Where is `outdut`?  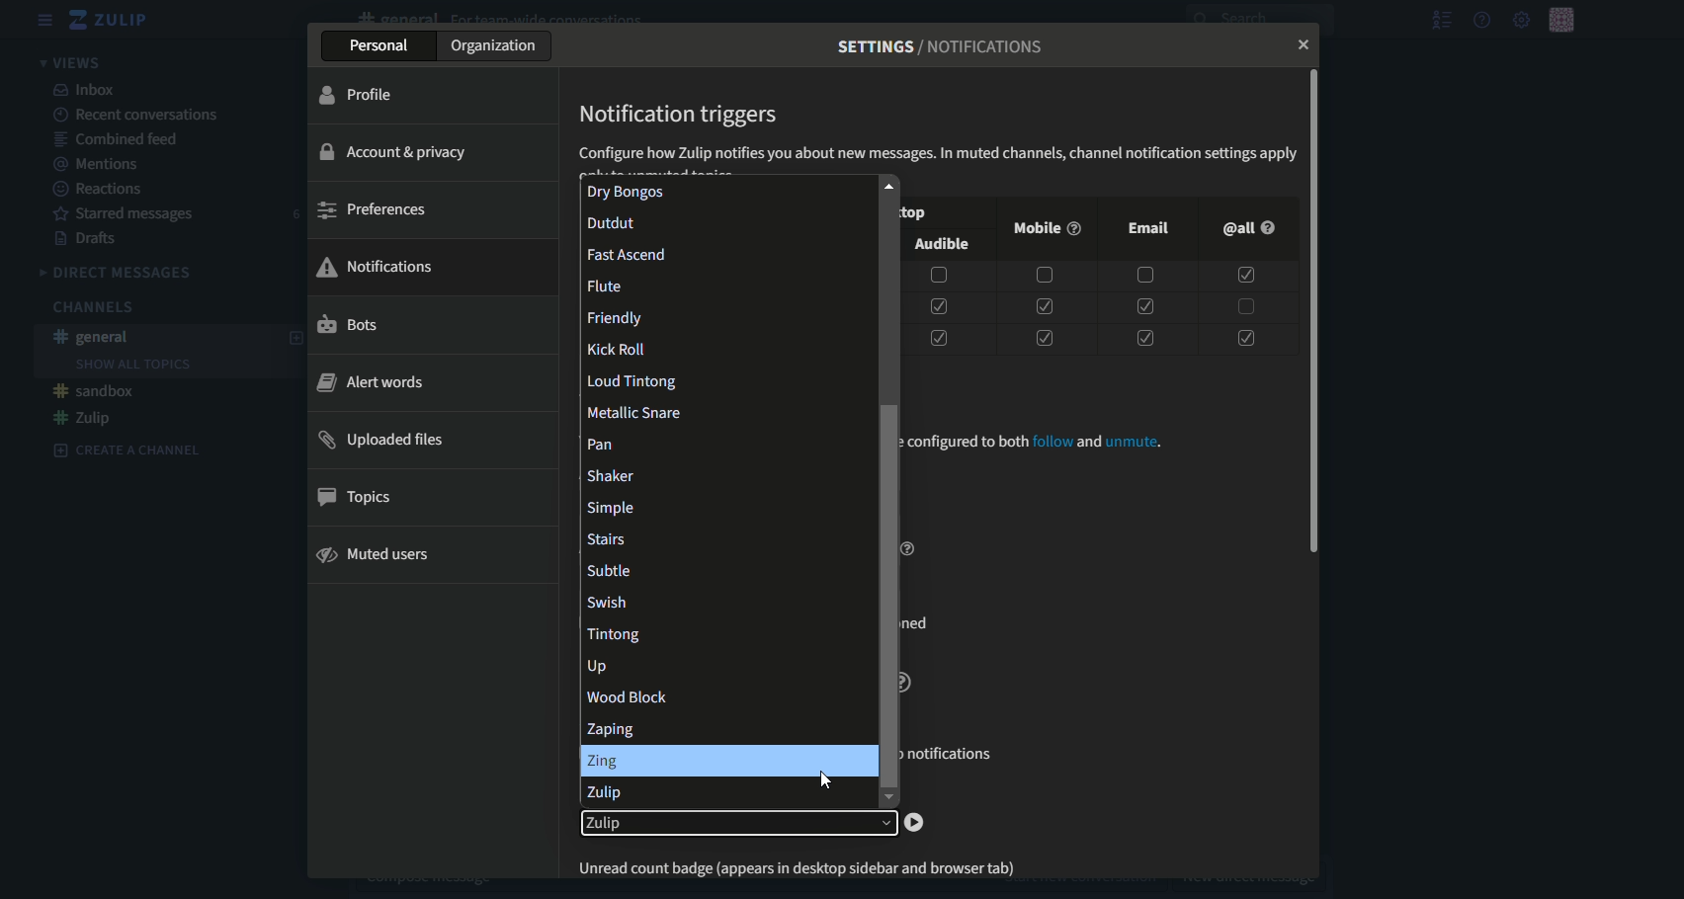
outdut is located at coordinates (722, 223).